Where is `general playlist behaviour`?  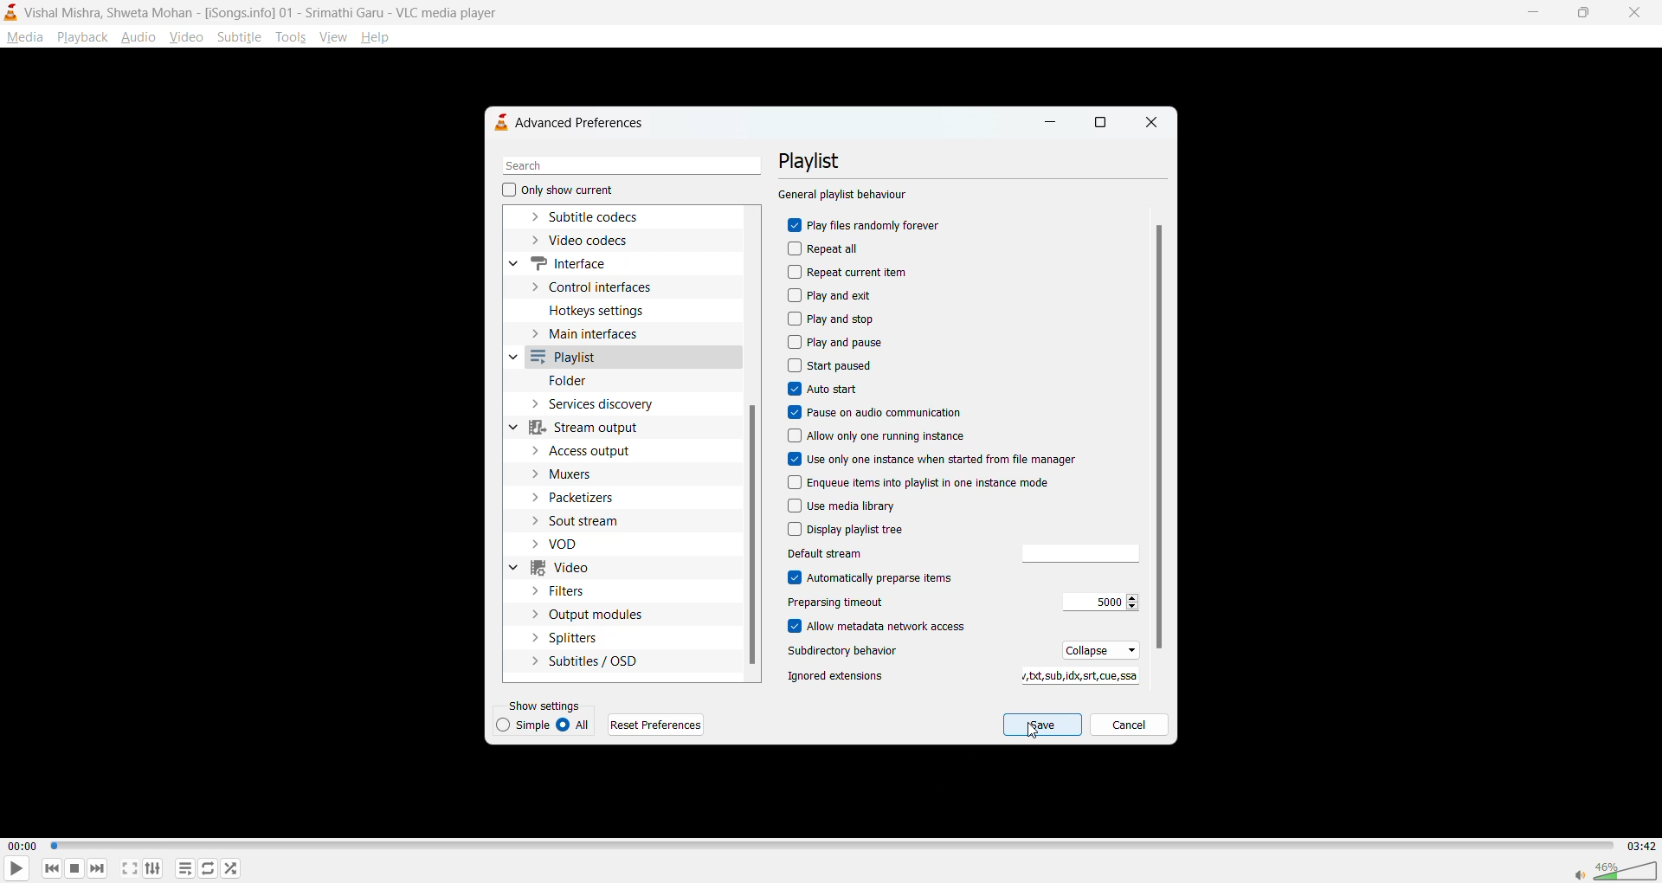
general playlist behaviour is located at coordinates (844, 196).